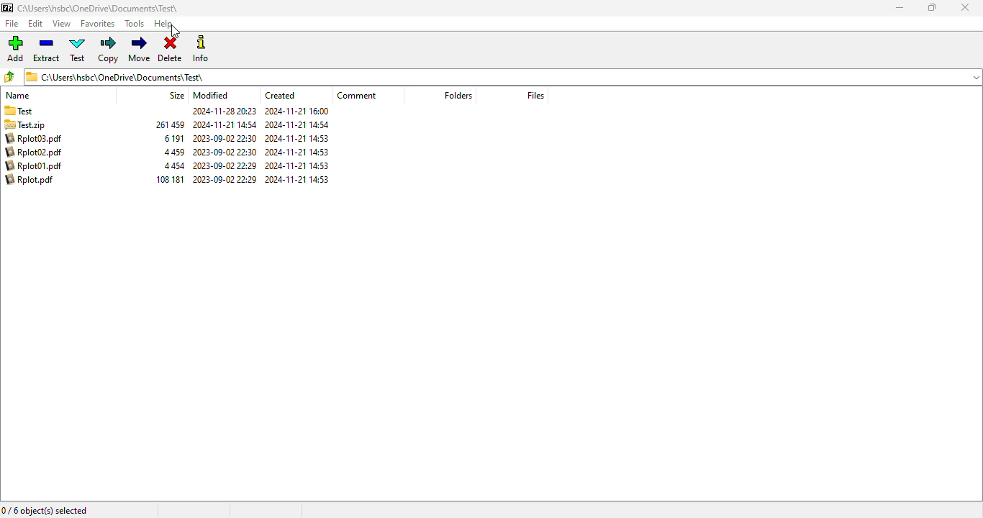 This screenshot has width=983, height=518. What do you see at coordinates (226, 152) in the screenshot?
I see `2023-09-02 22:30` at bounding box center [226, 152].